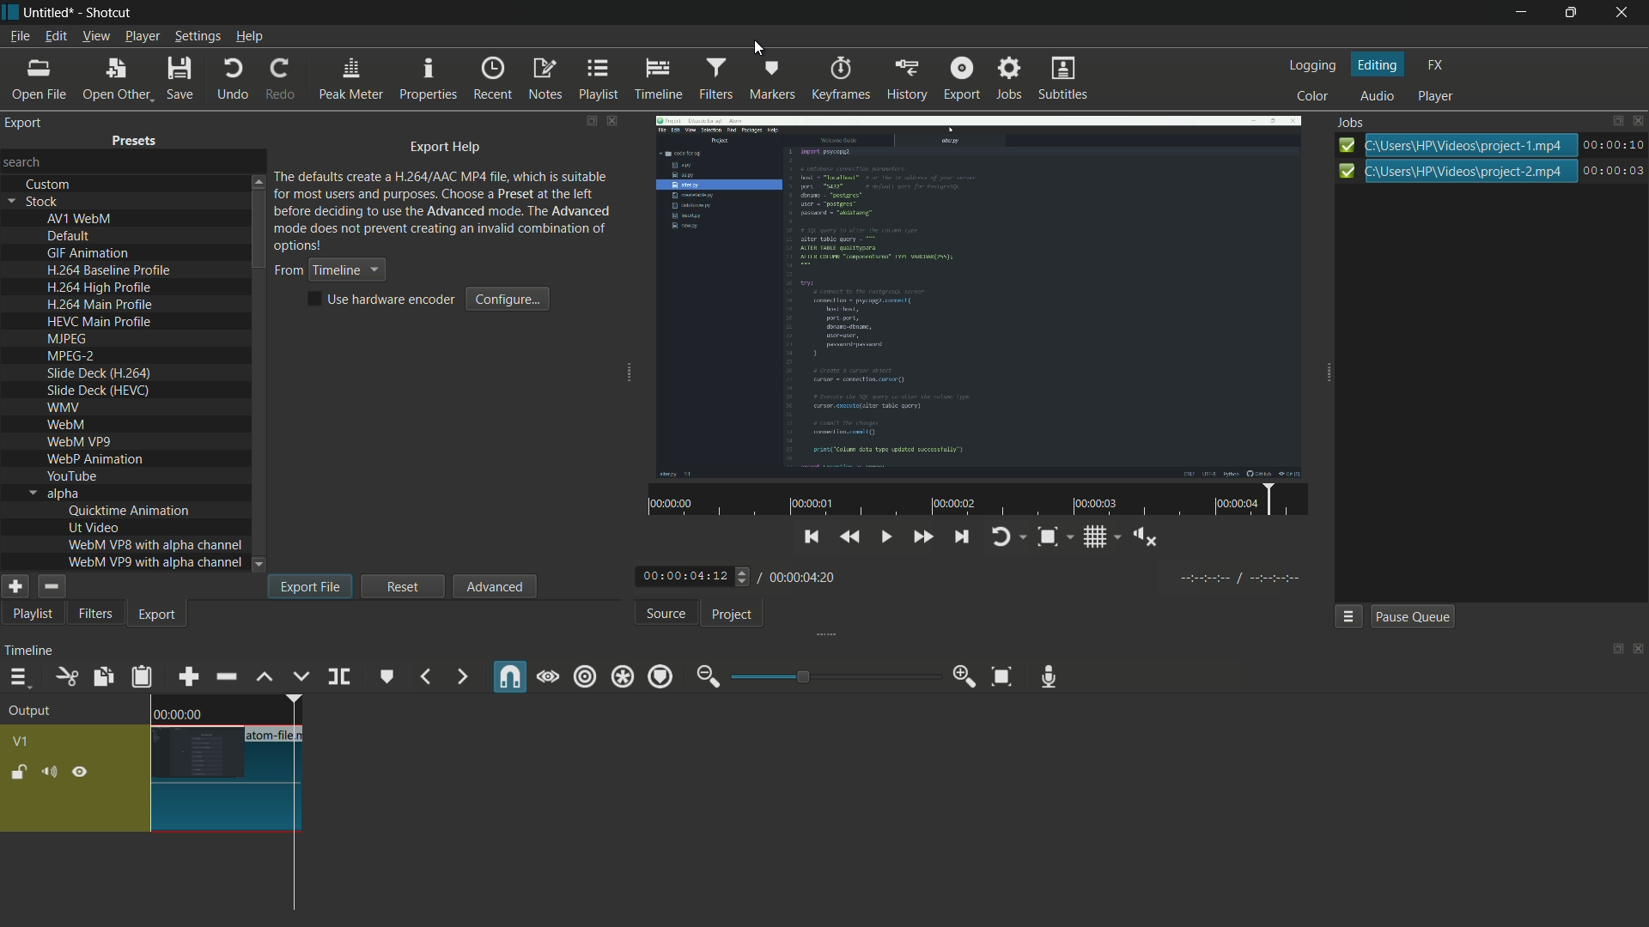  What do you see at coordinates (444, 209) in the screenshot?
I see `text` at bounding box center [444, 209].